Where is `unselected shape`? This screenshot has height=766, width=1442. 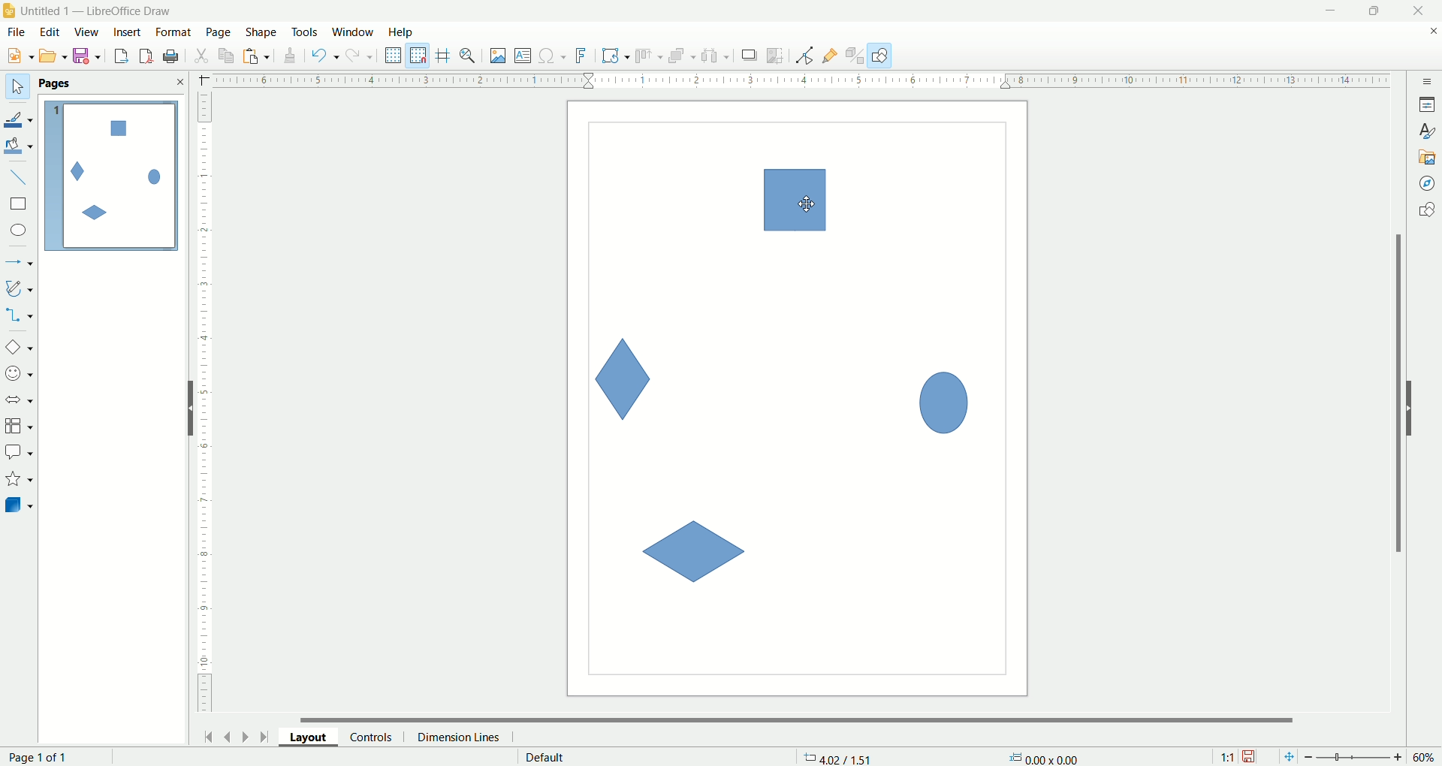 unselected shape is located at coordinates (692, 553).